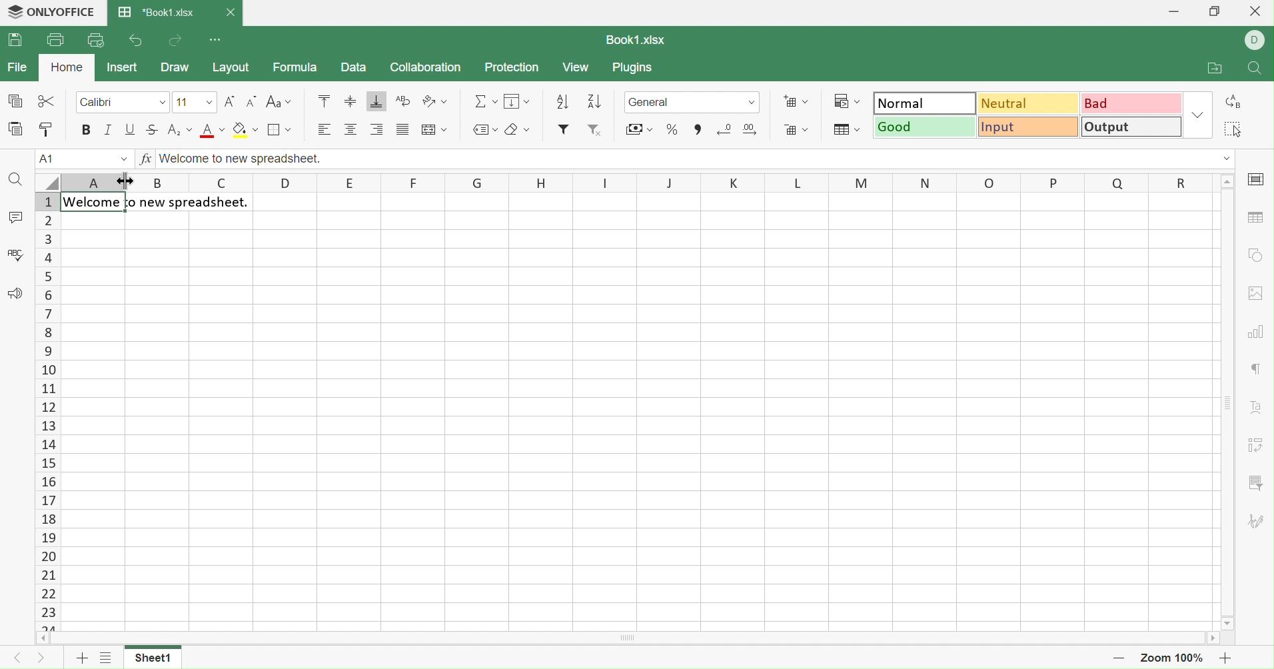  What do you see at coordinates (846, 101) in the screenshot?
I see `Conditional formatting` at bounding box center [846, 101].